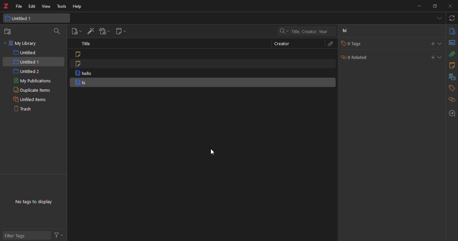 The height and width of the screenshot is (241, 458). I want to click on creator, so click(282, 44).